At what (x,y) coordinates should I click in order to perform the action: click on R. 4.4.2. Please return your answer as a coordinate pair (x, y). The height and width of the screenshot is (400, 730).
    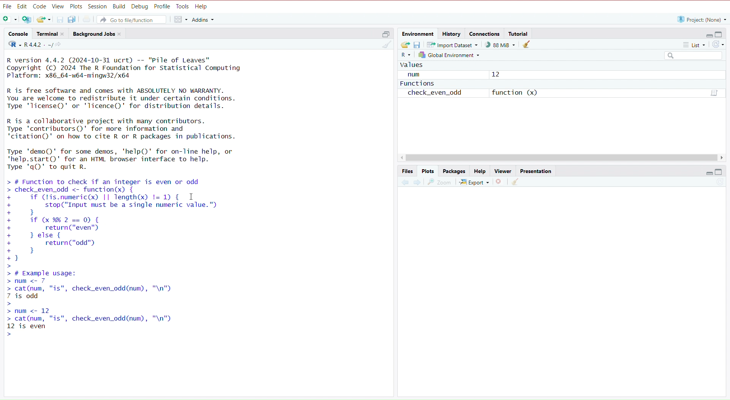
    Looking at the image, I should click on (29, 45).